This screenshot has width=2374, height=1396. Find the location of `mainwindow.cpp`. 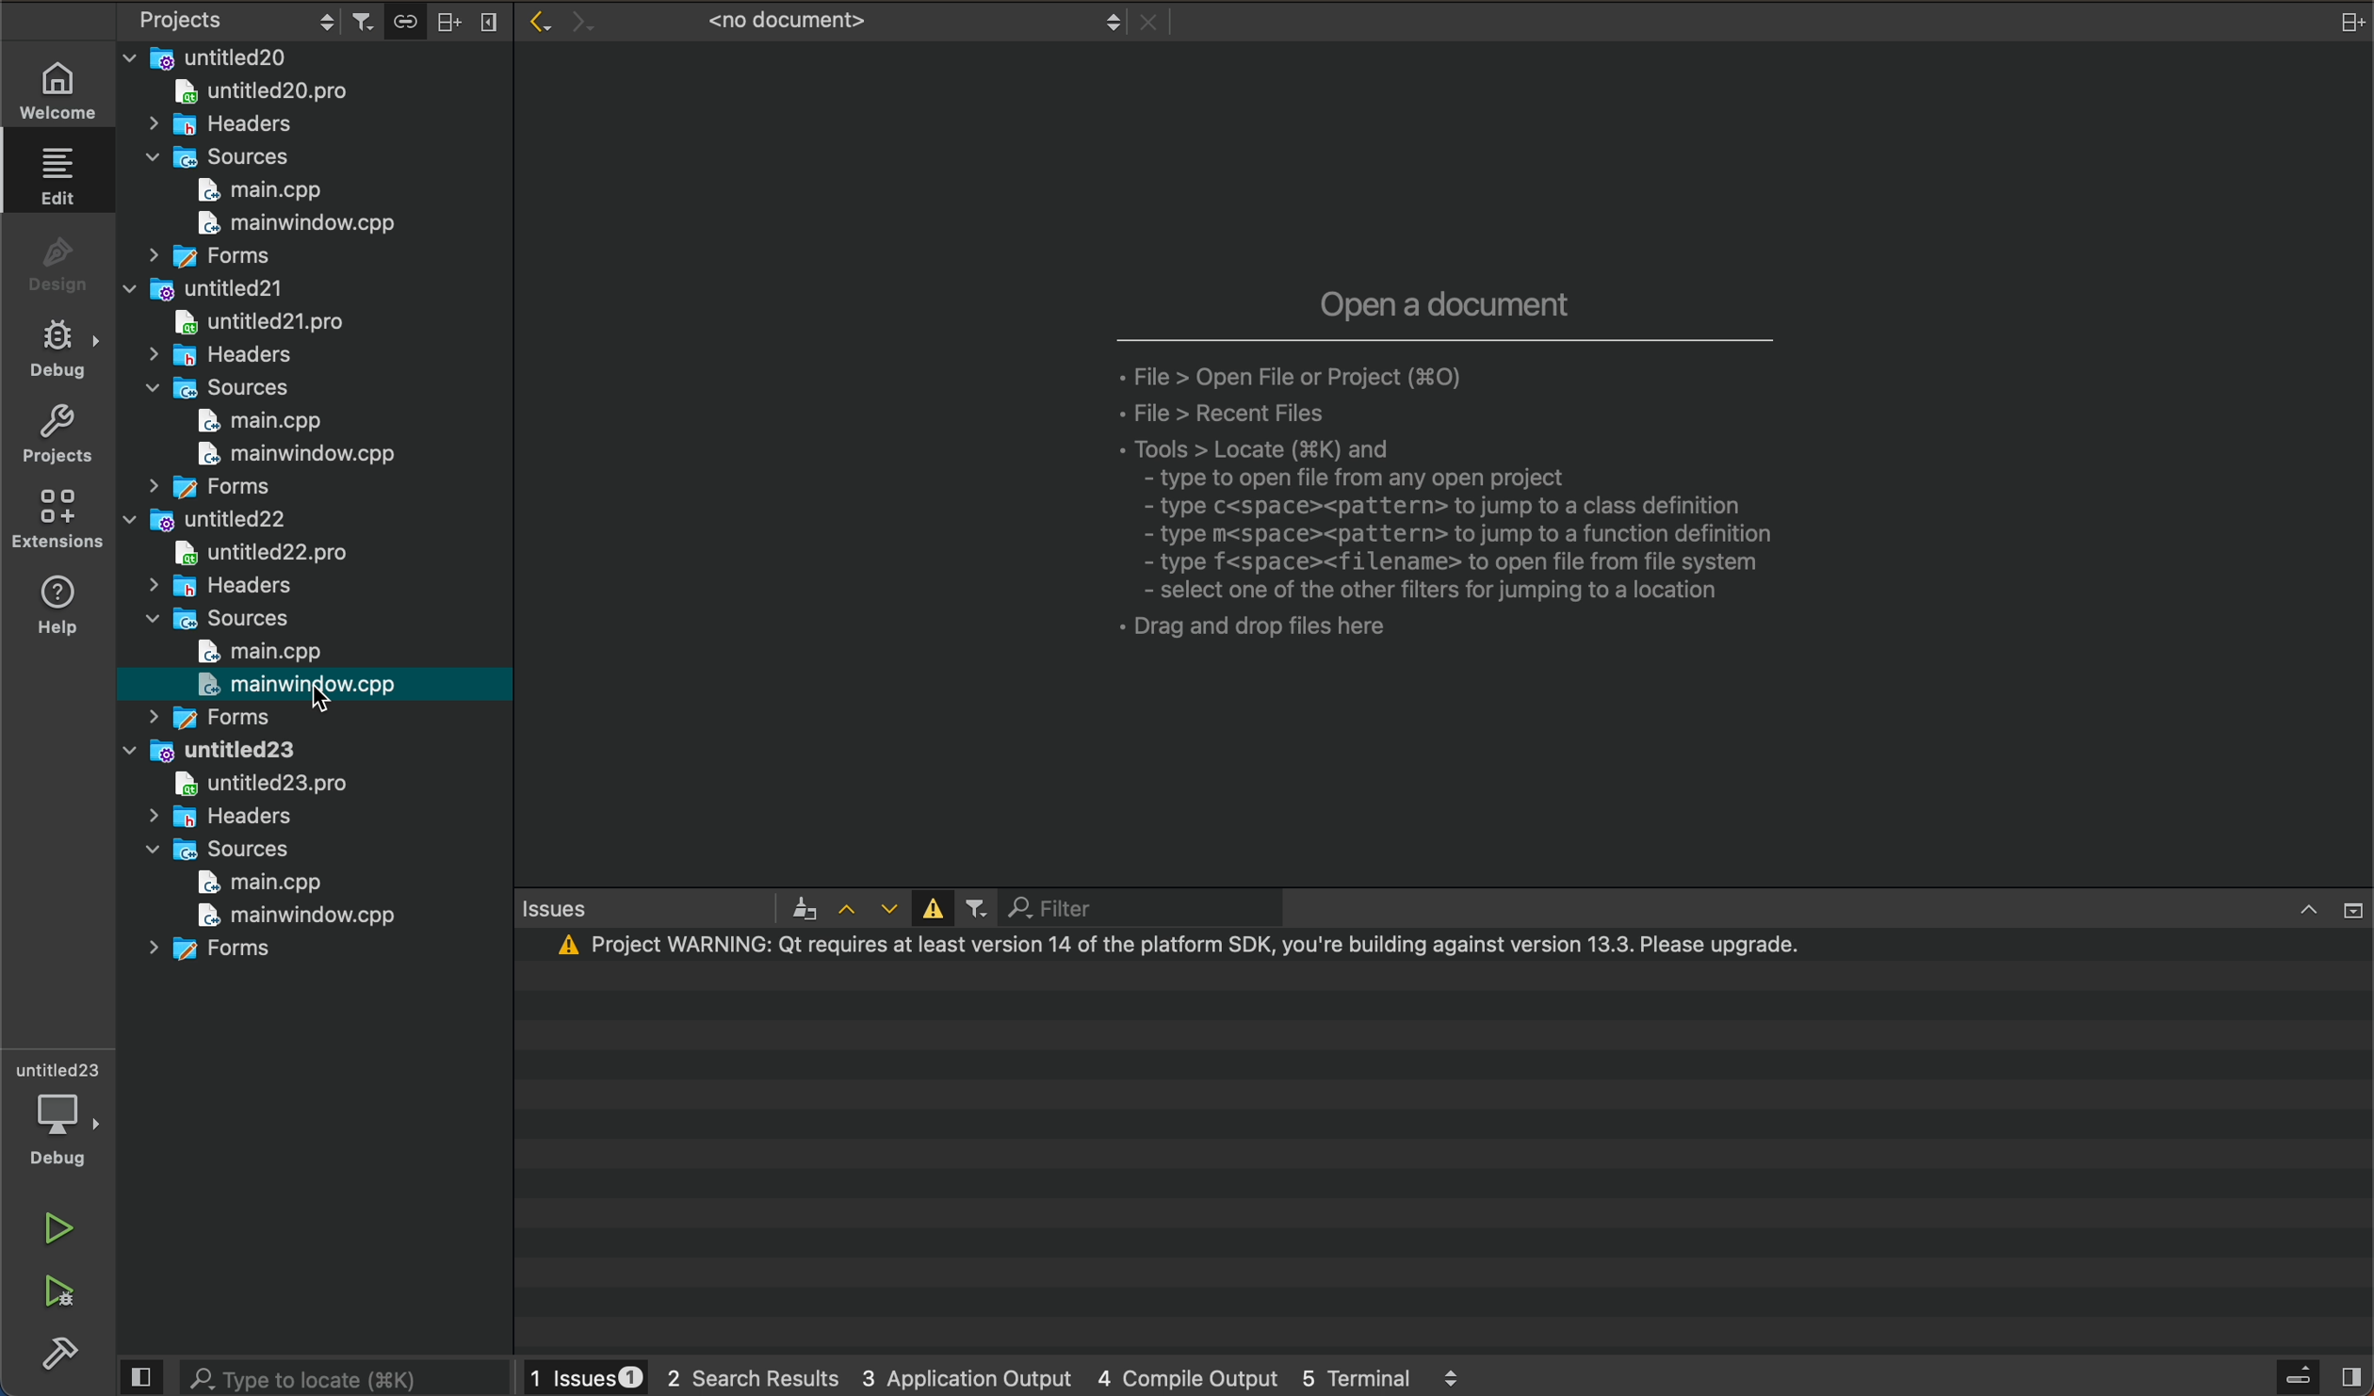

mainwindow.cpp is located at coordinates (285, 915).